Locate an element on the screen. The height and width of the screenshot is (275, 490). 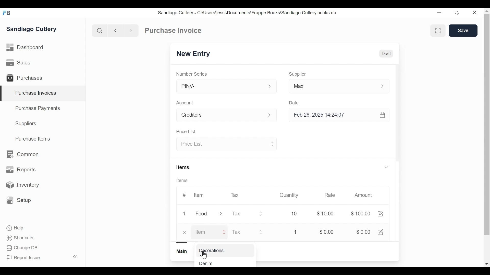
PINV- is located at coordinates (221, 86).